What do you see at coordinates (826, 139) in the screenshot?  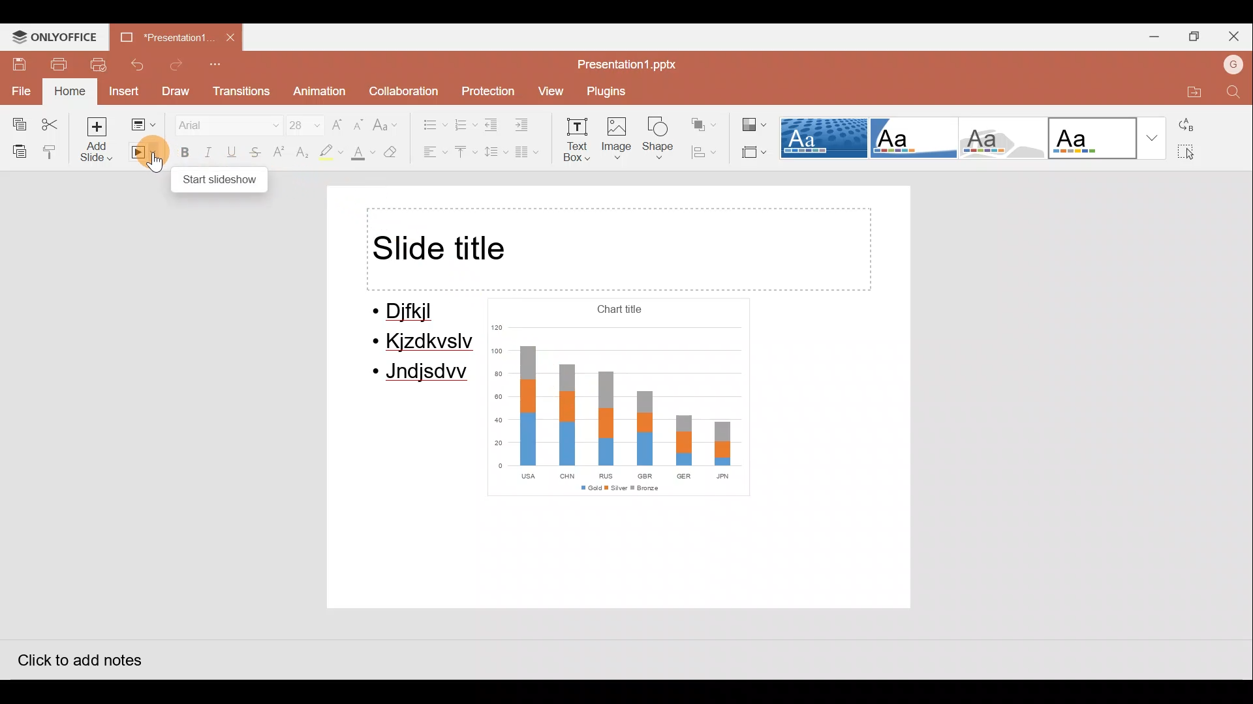 I see `Dotted` at bounding box center [826, 139].